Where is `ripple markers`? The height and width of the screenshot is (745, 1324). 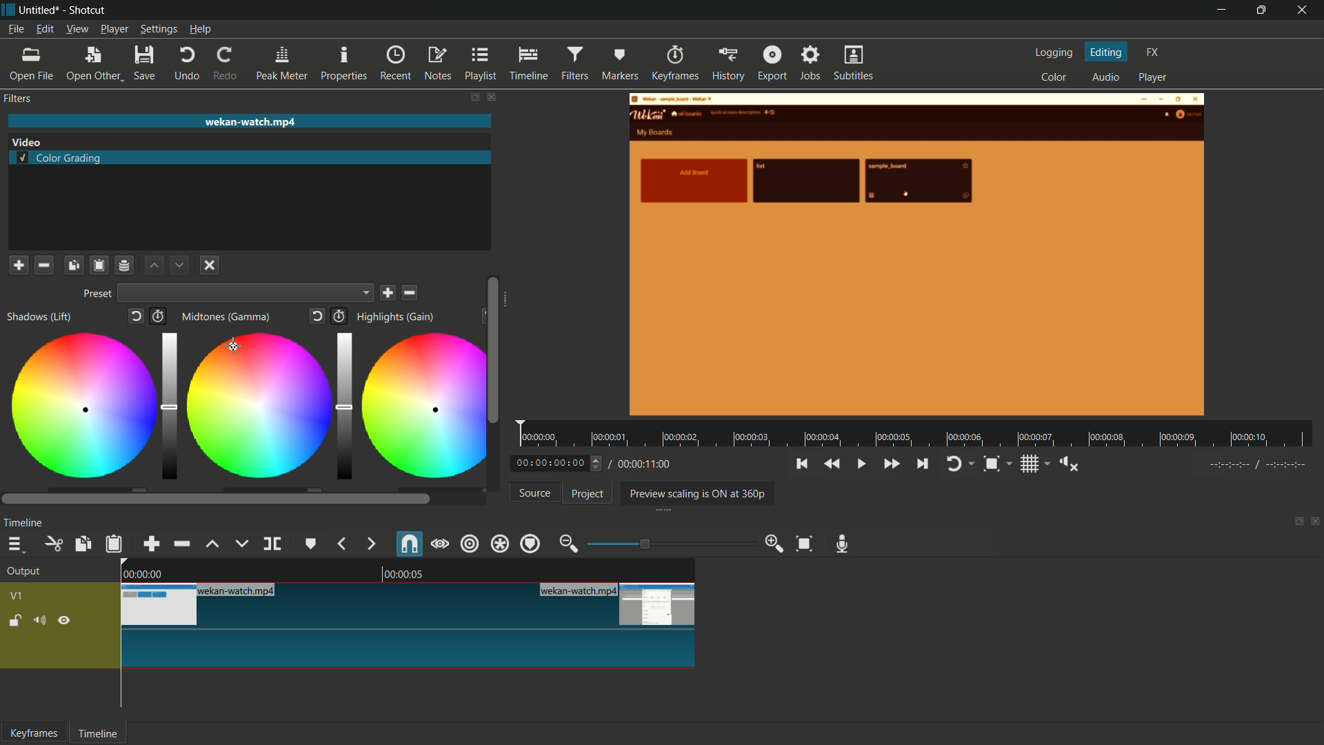
ripple markers is located at coordinates (531, 544).